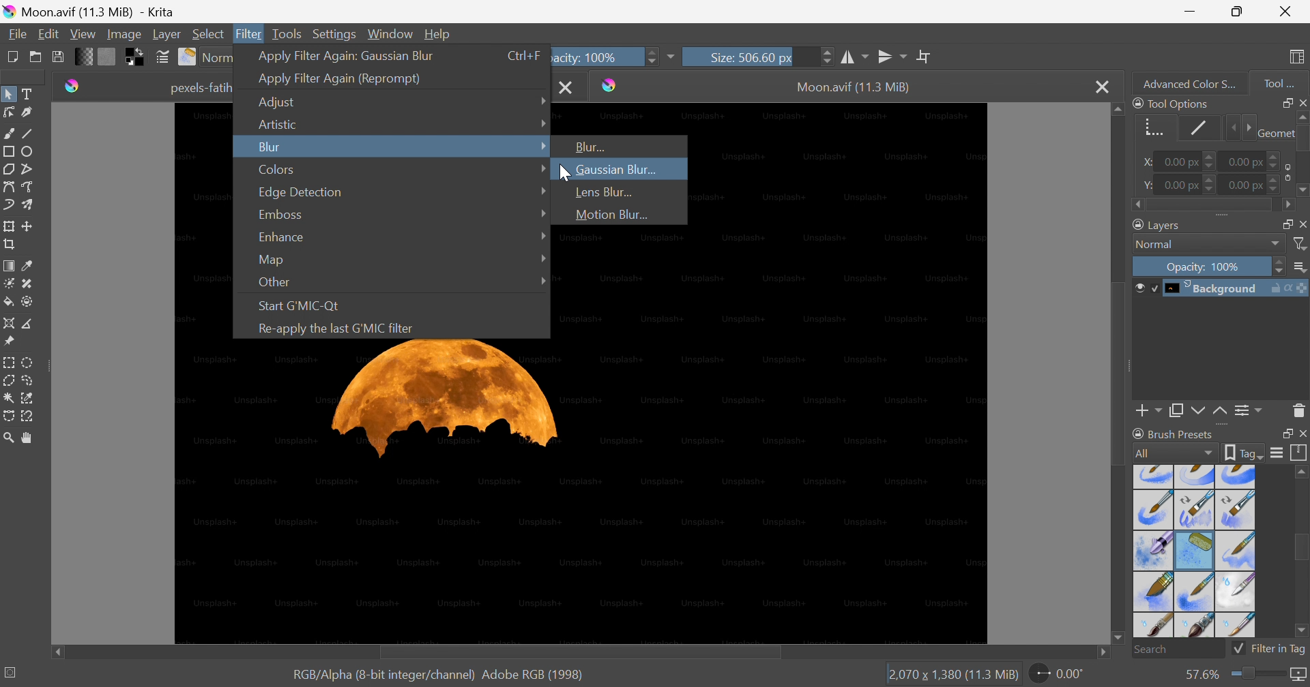 The image size is (1310, 687). I want to click on Slider, so click(1260, 676).